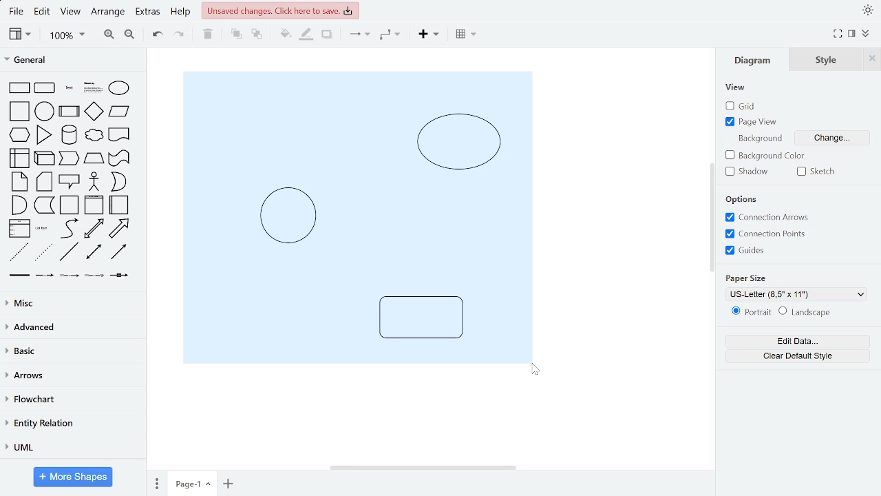 This screenshot has width=881, height=496. Describe the element at coordinates (255, 34) in the screenshot. I see `to back` at that location.